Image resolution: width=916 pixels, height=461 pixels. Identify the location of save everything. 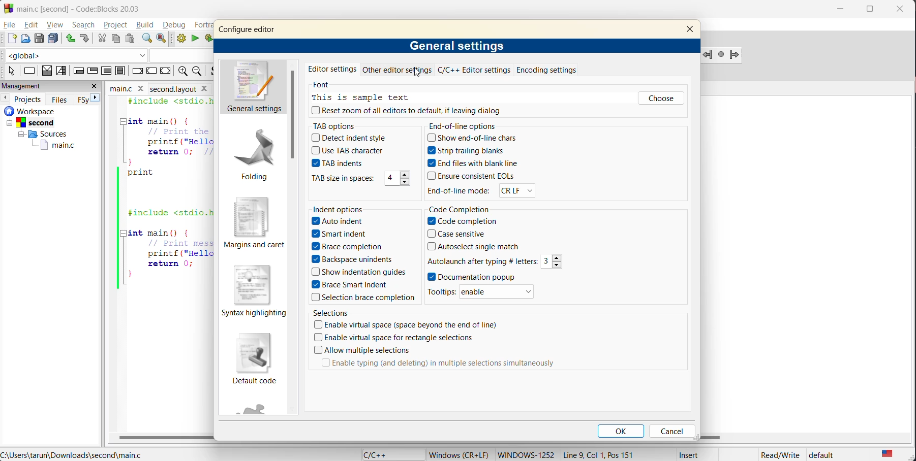
(54, 39).